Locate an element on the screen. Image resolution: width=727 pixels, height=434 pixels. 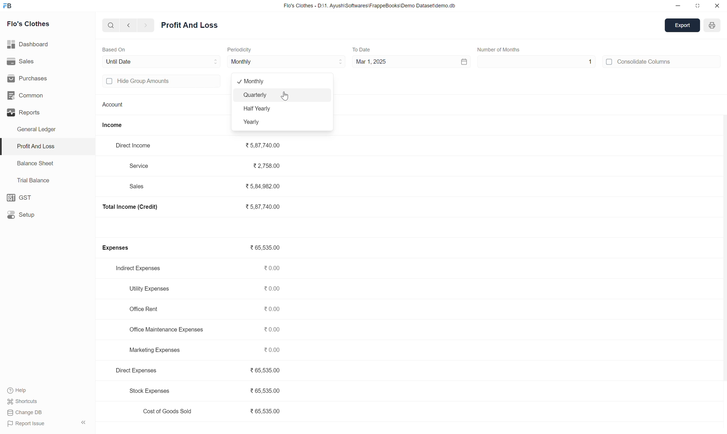
₹0.00 is located at coordinates (273, 289).